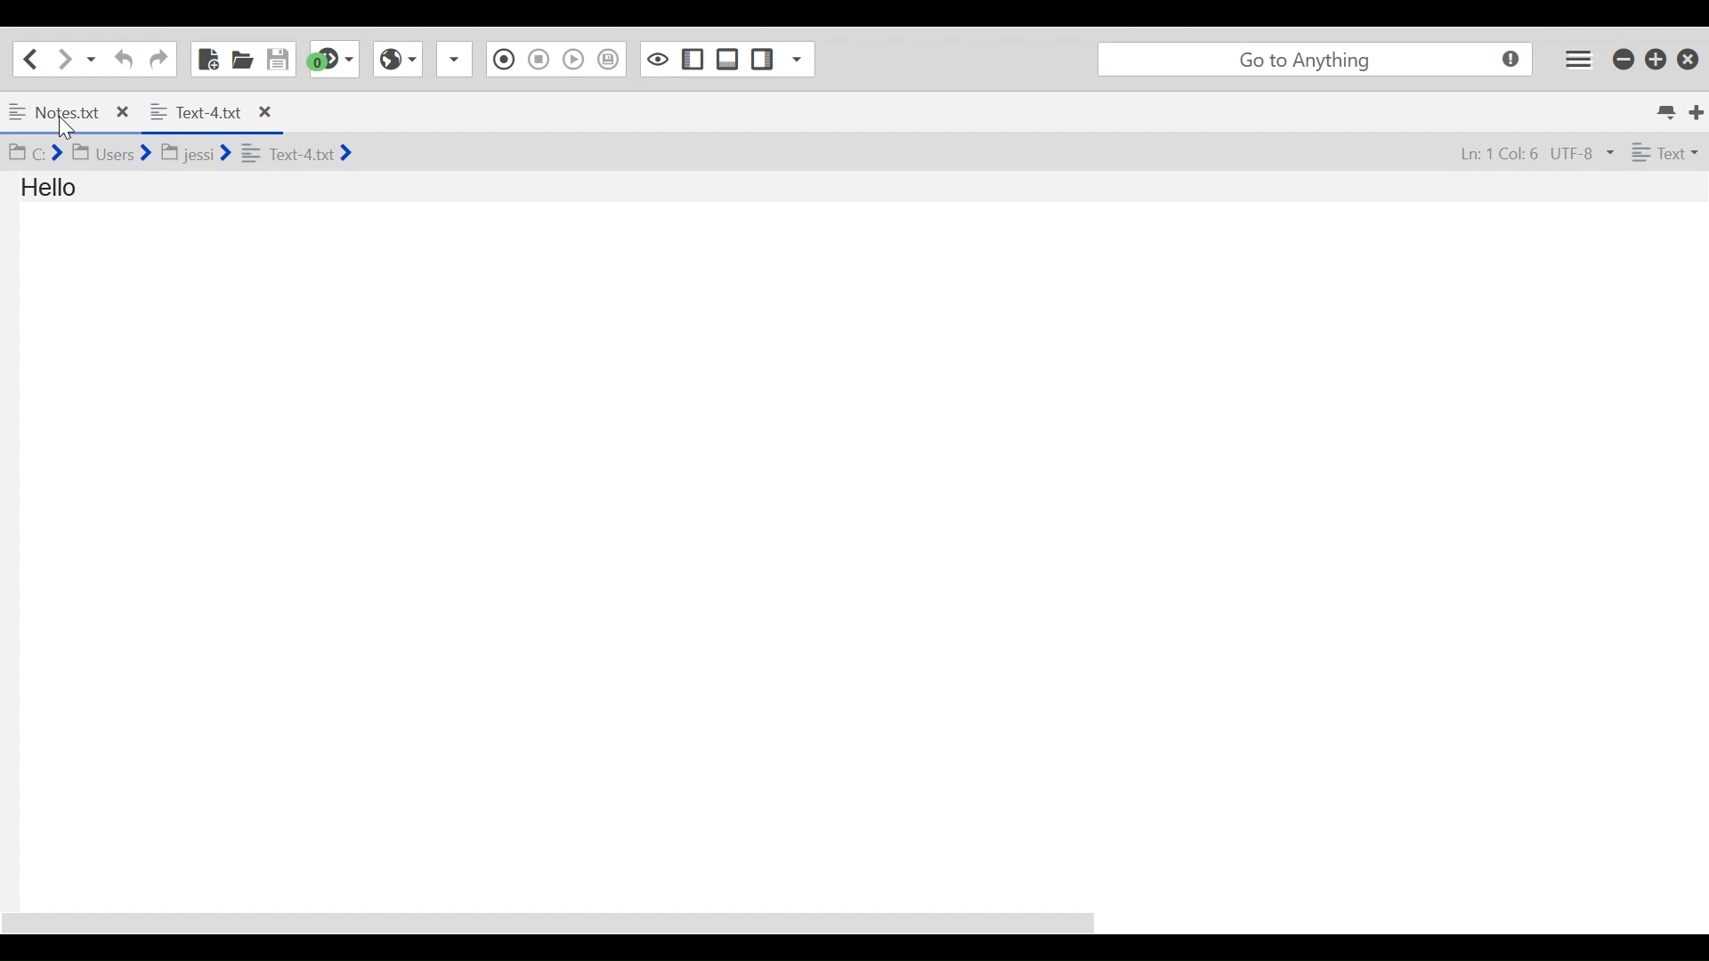  Describe the element at coordinates (92, 58) in the screenshot. I see `Recent LOcations` at that location.